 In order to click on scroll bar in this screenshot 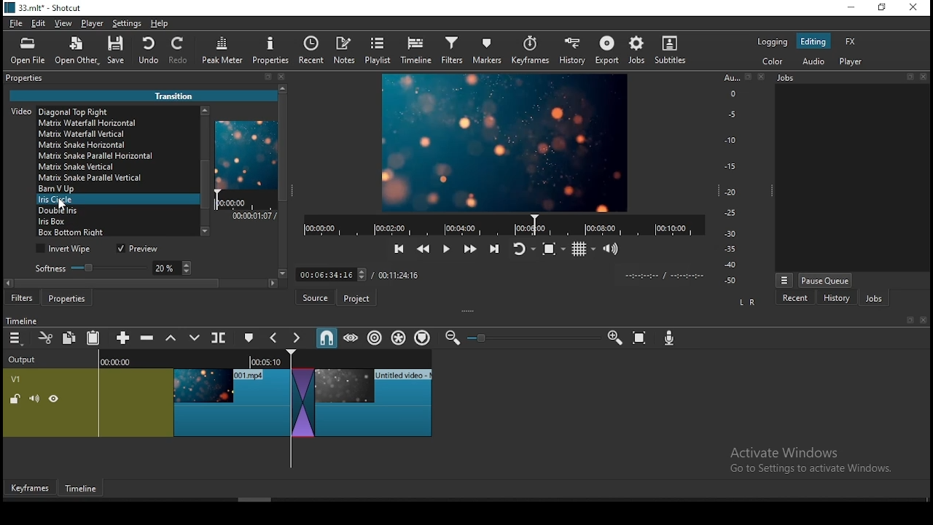, I will do `click(202, 170)`.